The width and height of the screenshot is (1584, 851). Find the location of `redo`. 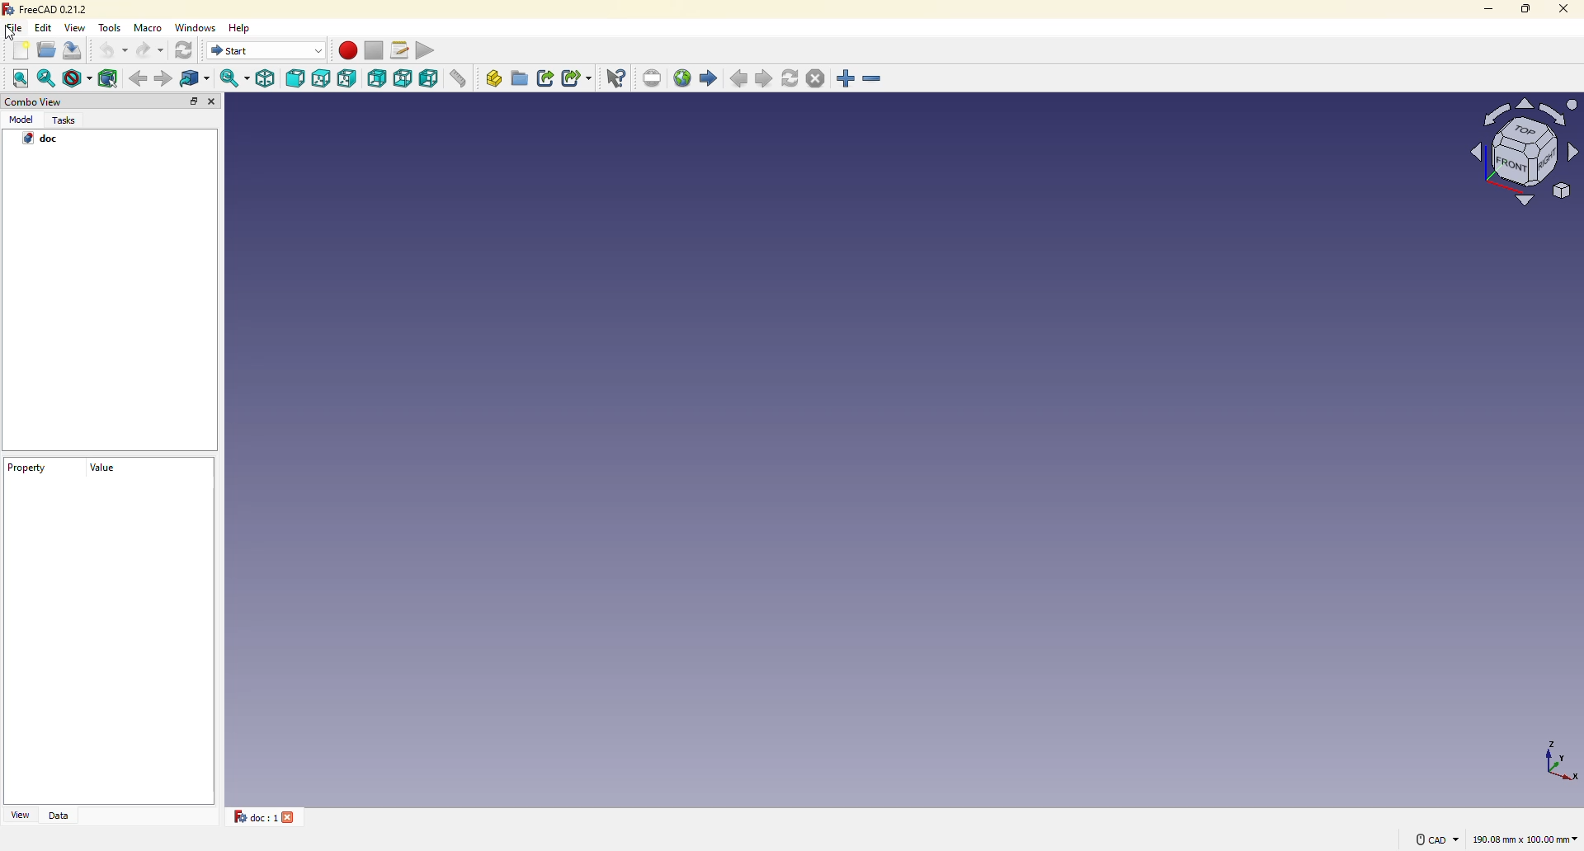

redo is located at coordinates (151, 52).